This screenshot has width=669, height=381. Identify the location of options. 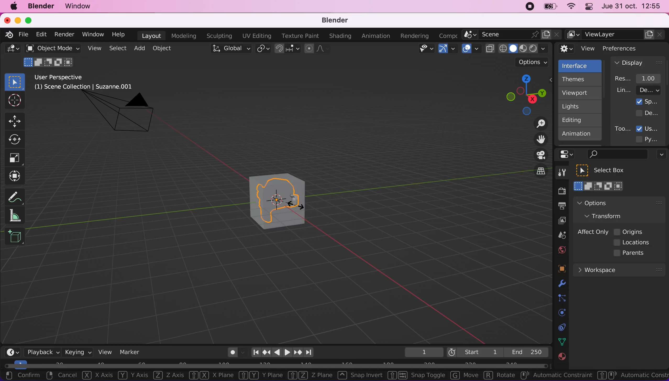
(660, 155).